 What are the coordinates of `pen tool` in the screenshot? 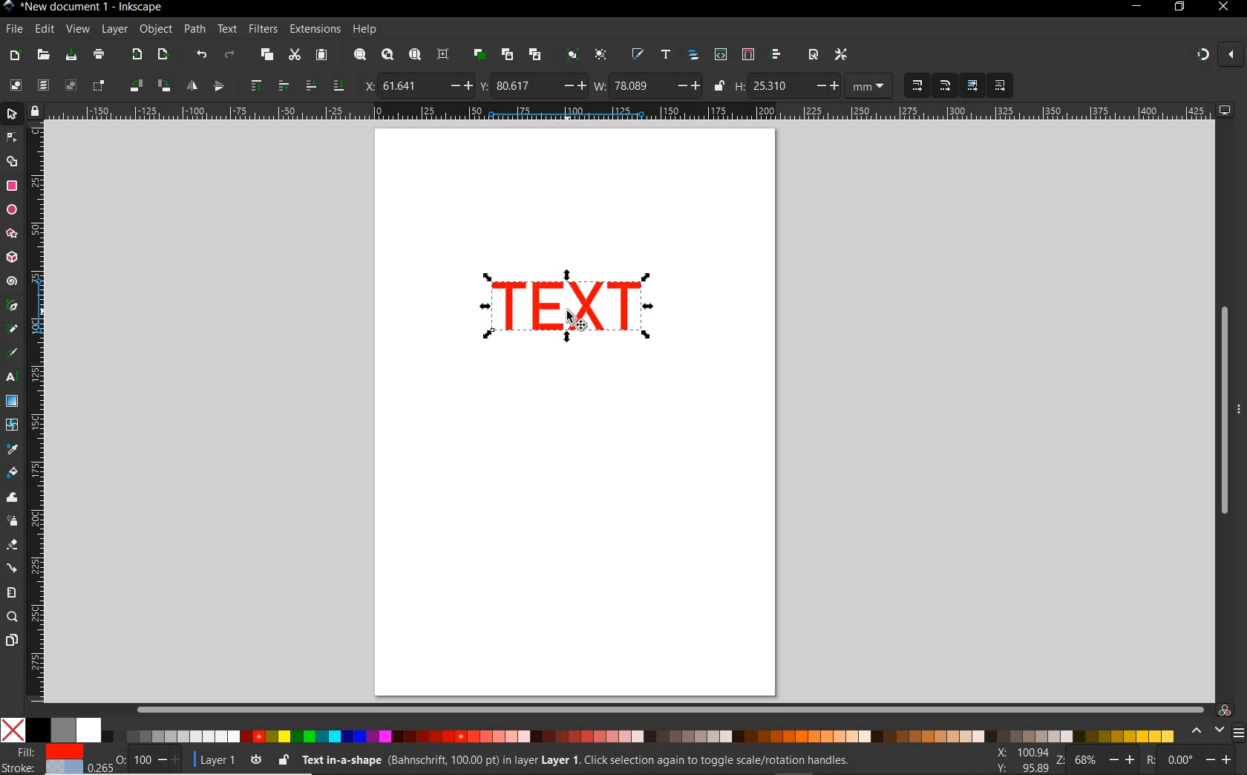 It's located at (11, 306).